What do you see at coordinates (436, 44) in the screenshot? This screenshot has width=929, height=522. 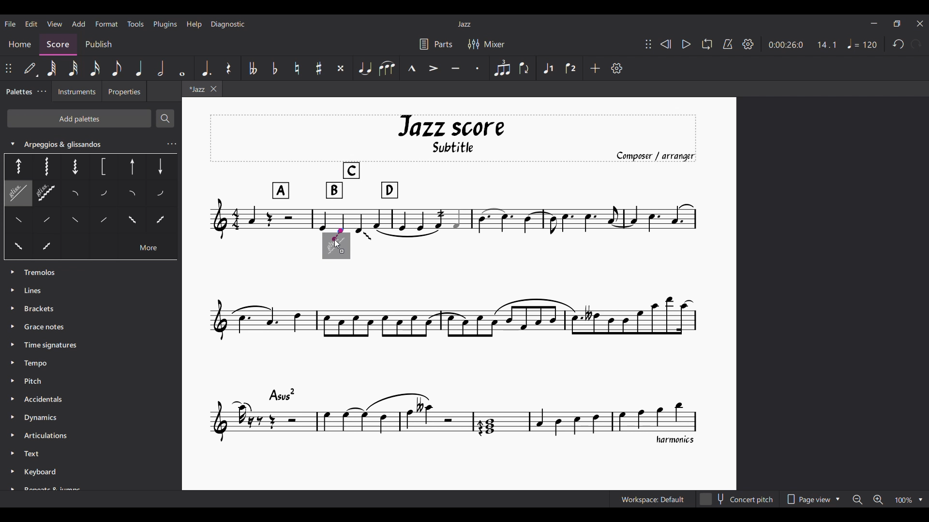 I see `Parts settings` at bounding box center [436, 44].